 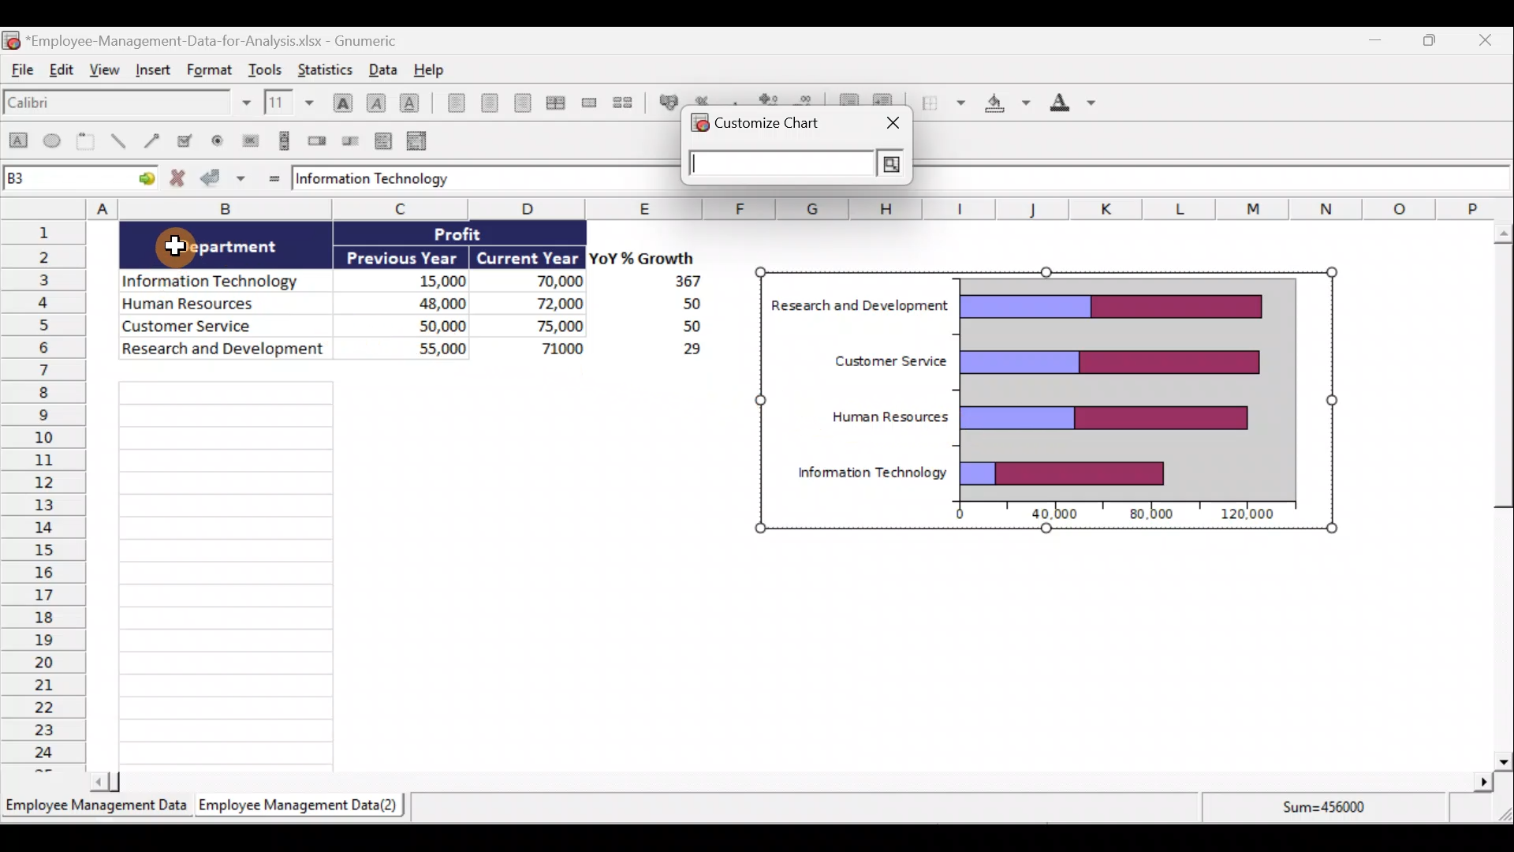 I want to click on 367, so click(x=682, y=282).